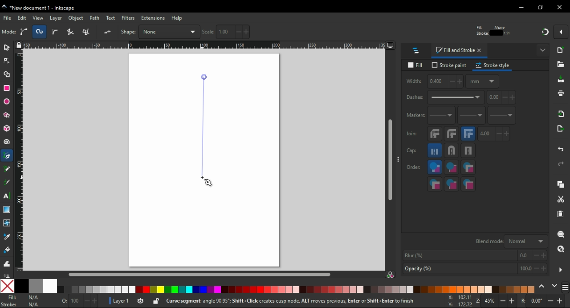  What do you see at coordinates (468, 184) in the screenshot?
I see `markers,stroke,fill` at bounding box center [468, 184].